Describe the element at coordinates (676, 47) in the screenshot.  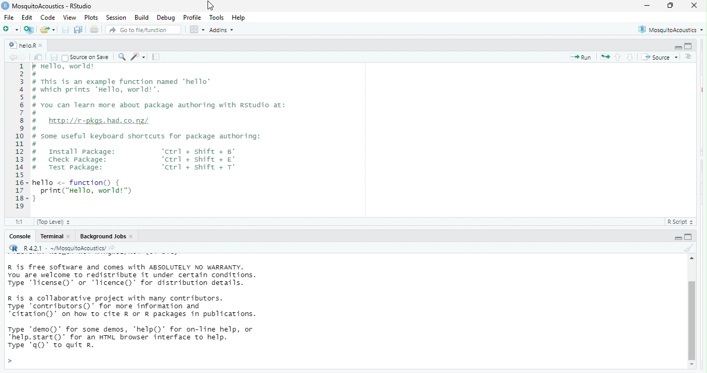
I see `hide r script` at that location.